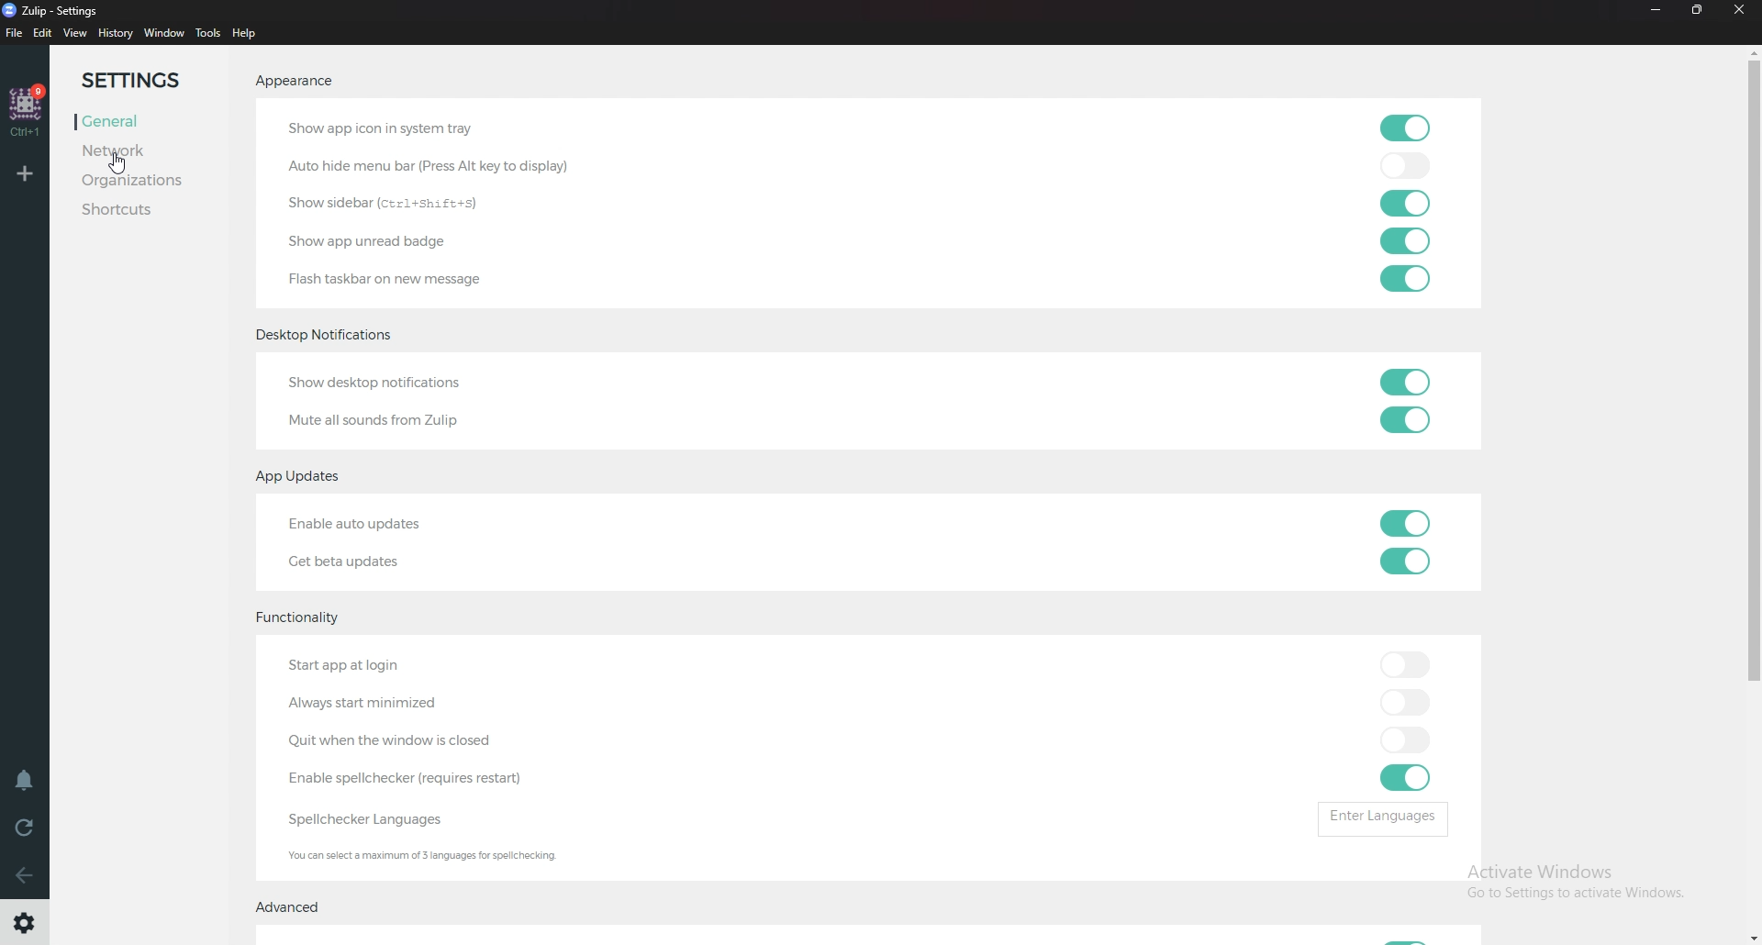 The image size is (1762, 945). Describe the element at coordinates (382, 420) in the screenshot. I see `mute all sounds from Zulip` at that location.